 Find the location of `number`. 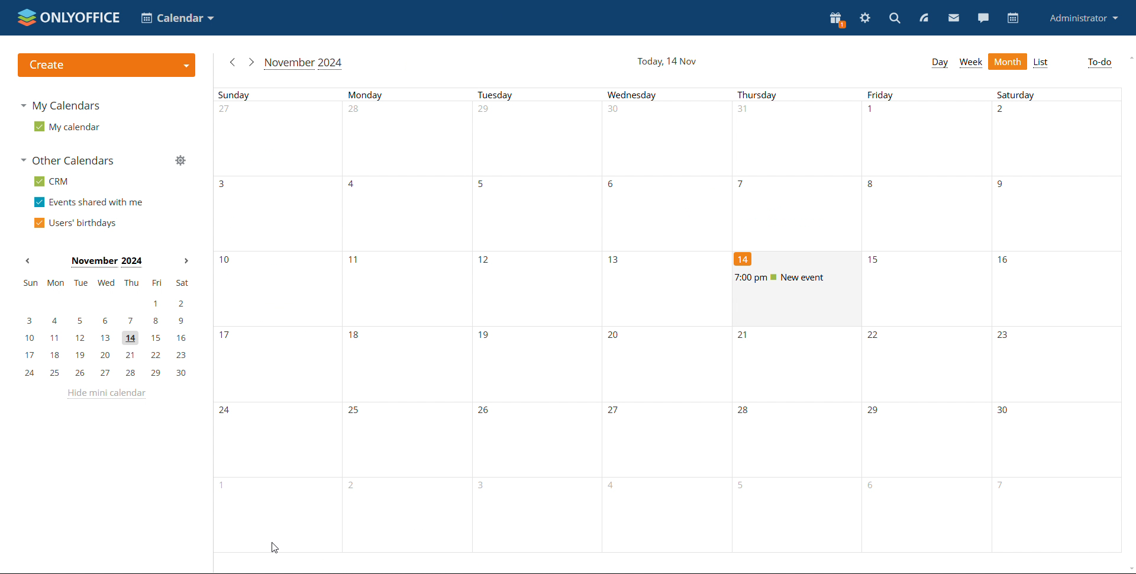

number is located at coordinates (874, 111).